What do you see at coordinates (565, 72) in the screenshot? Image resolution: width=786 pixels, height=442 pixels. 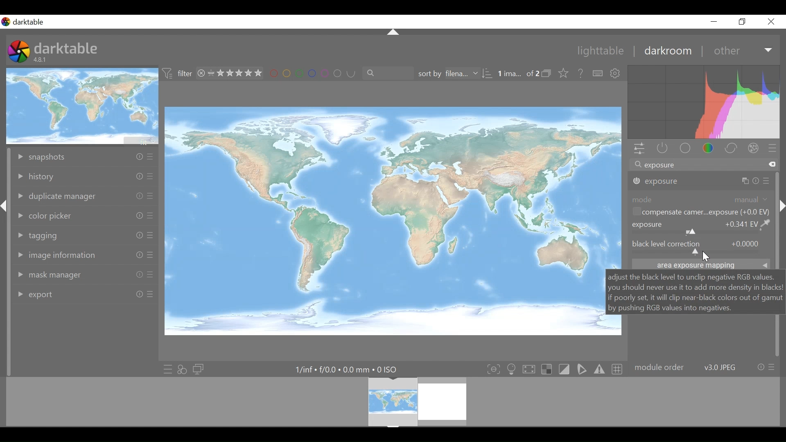 I see `click to change the type of overlays` at bounding box center [565, 72].